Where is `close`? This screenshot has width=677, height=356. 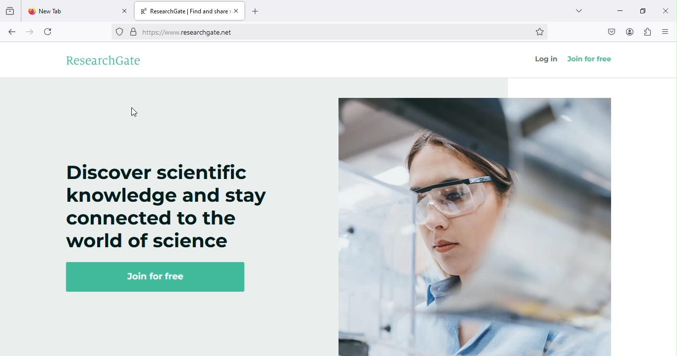
close is located at coordinates (124, 12).